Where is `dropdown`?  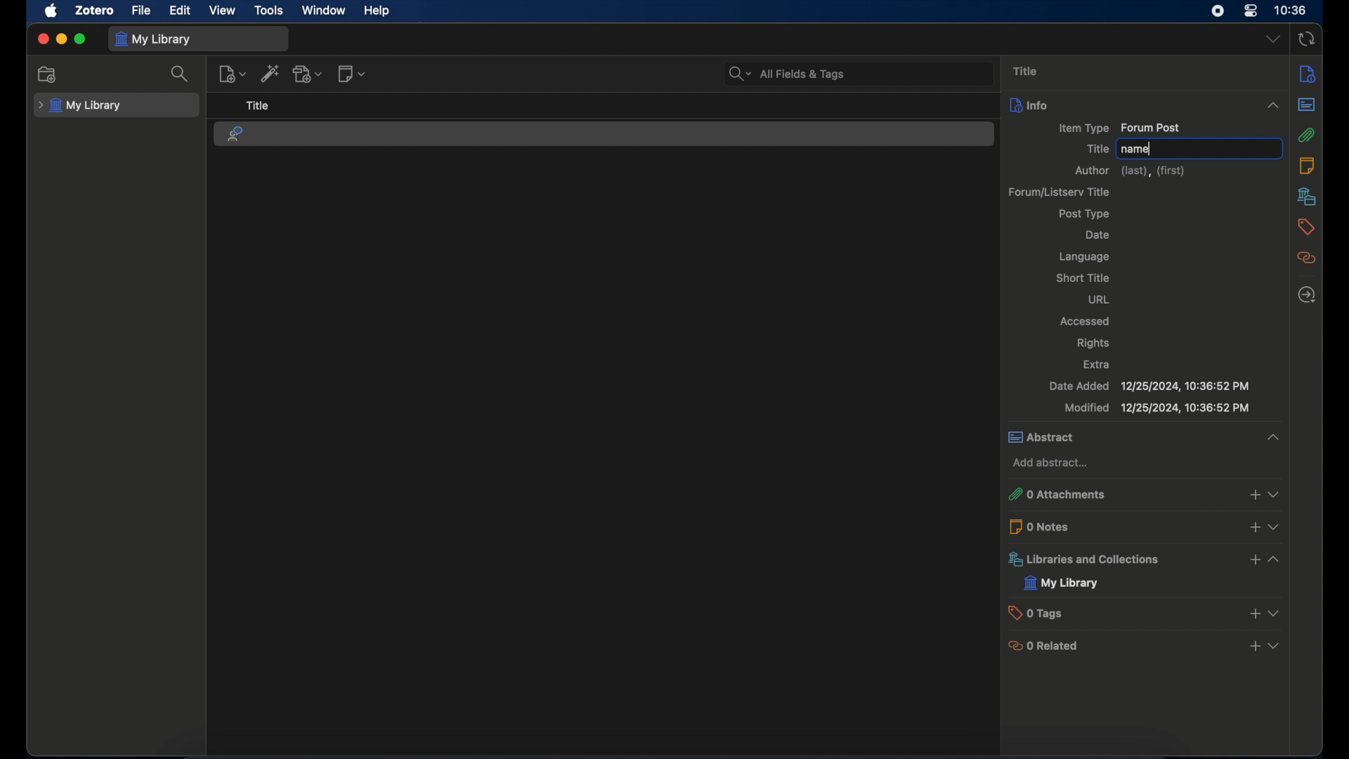 dropdown is located at coordinates (1272, 39).